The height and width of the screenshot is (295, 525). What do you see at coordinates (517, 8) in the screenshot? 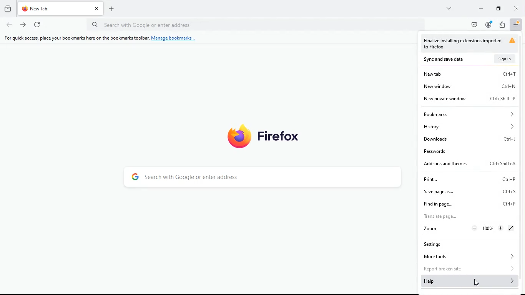
I see `close` at bounding box center [517, 8].